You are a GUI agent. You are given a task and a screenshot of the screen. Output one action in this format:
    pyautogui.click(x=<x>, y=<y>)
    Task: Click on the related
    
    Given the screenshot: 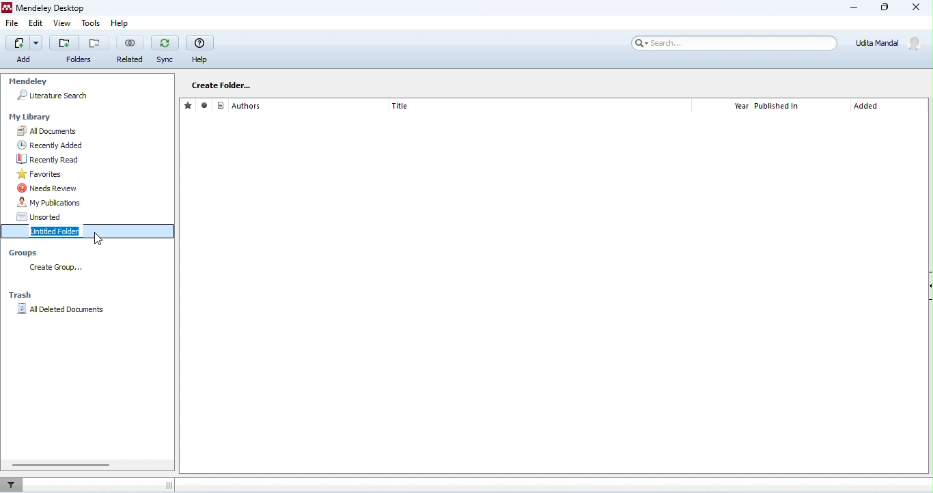 What is the action you would take?
    pyautogui.click(x=130, y=49)
    